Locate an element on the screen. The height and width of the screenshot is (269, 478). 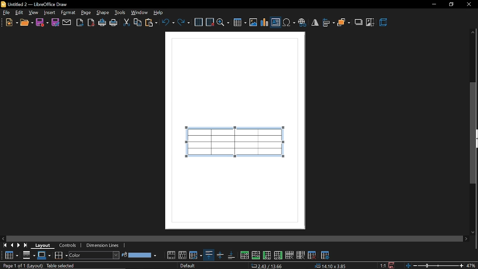
tools is located at coordinates (120, 12).